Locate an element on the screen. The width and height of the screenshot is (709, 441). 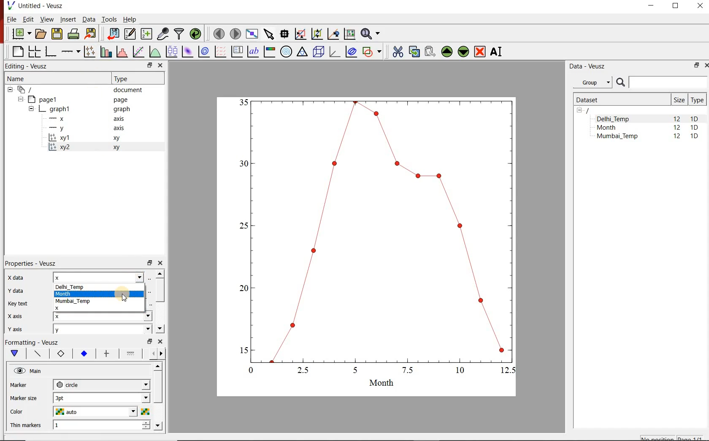
Delhi_Temp is located at coordinates (614, 119).